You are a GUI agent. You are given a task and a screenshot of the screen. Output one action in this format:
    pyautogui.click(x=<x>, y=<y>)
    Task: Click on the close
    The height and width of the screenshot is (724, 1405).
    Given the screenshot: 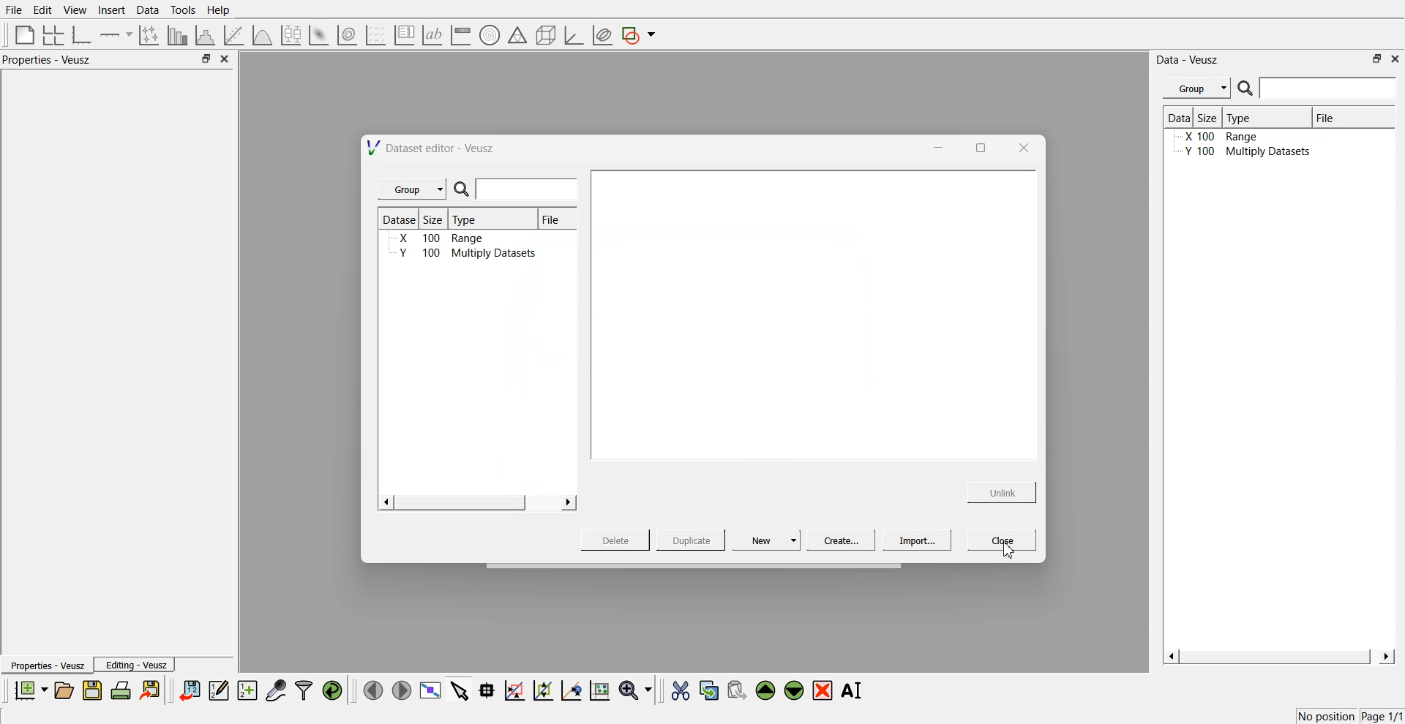 What is the action you would take?
    pyautogui.click(x=1395, y=58)
    